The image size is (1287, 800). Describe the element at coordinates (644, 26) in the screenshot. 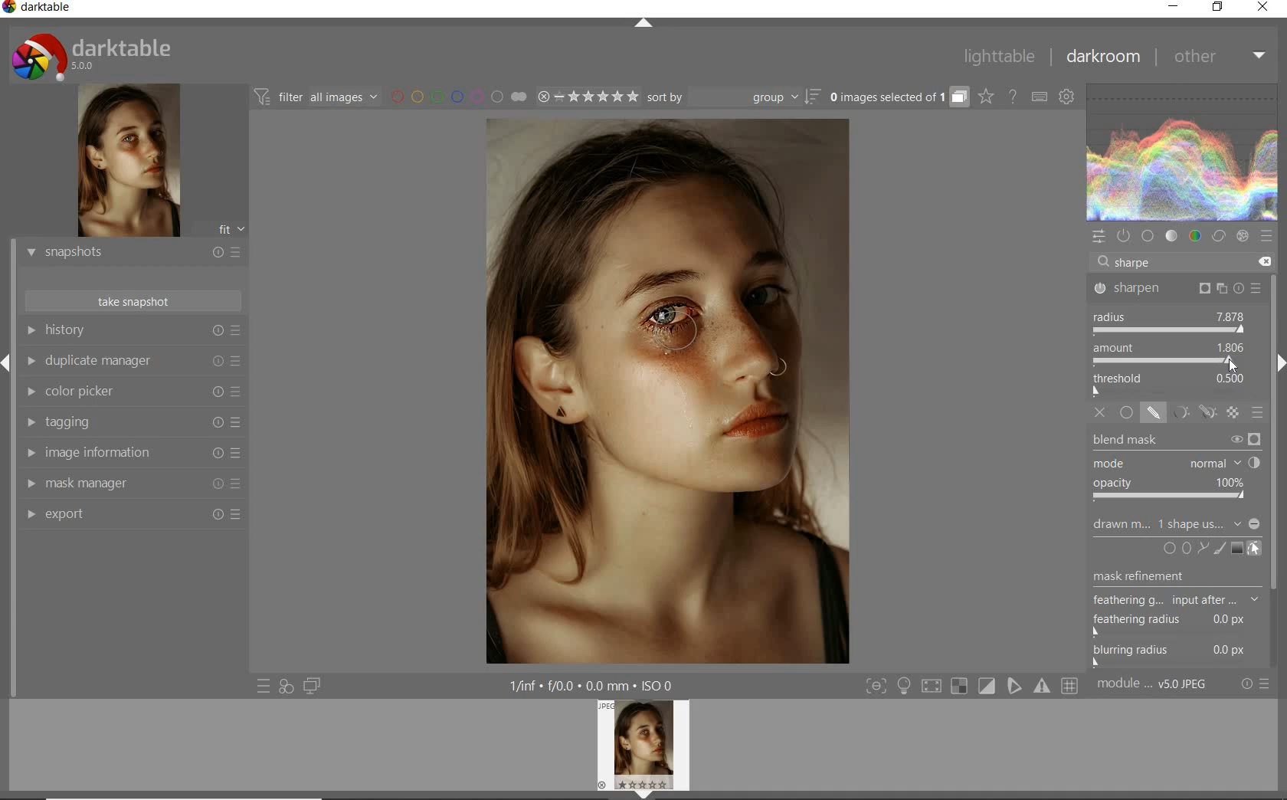

I see `expand/collapse` at that location.